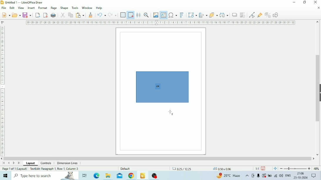 The width and height of the screenshot is (321, 180). What do you see at coordinates (253, 176) in the screenshot?
I see `Meet Now` at bounding box center [253, 176].